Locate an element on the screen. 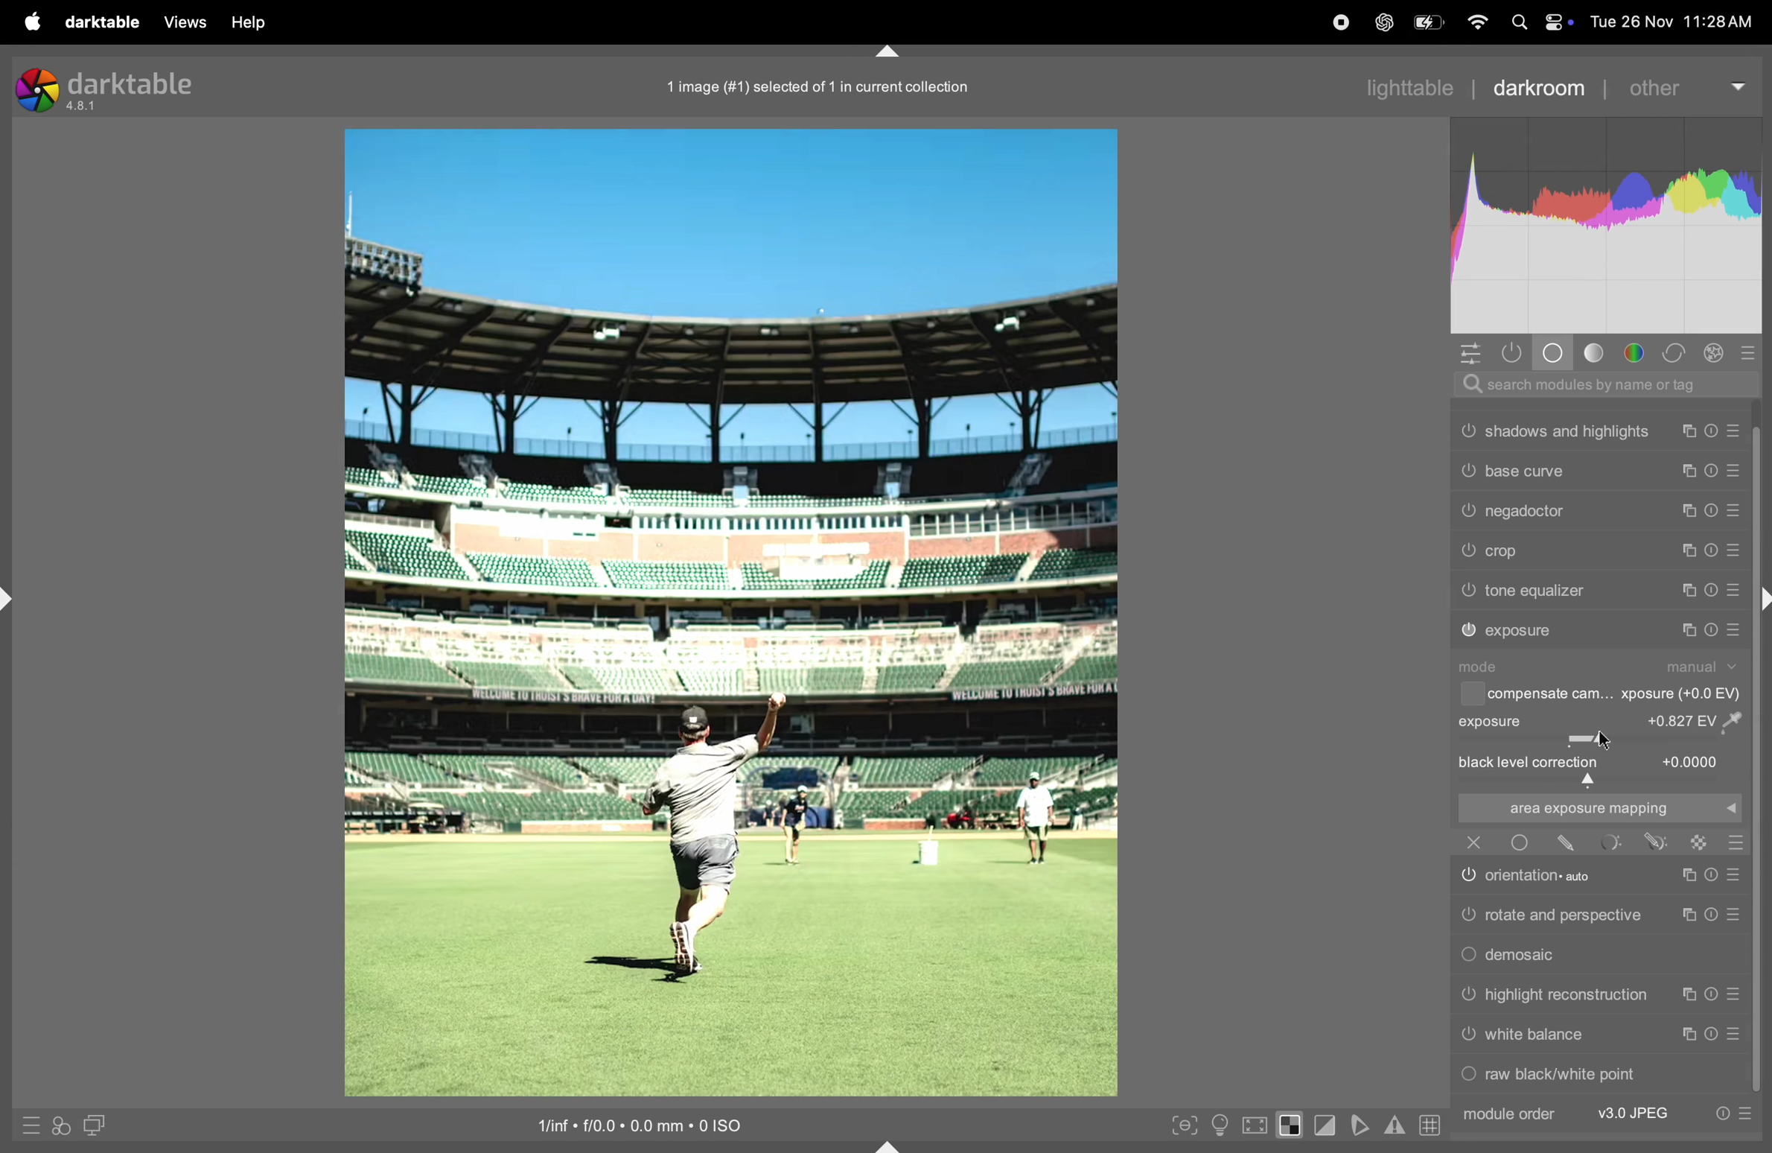 This screenshot has width=1772, height=1153. Presets  is located at coordinates (1733, 473).